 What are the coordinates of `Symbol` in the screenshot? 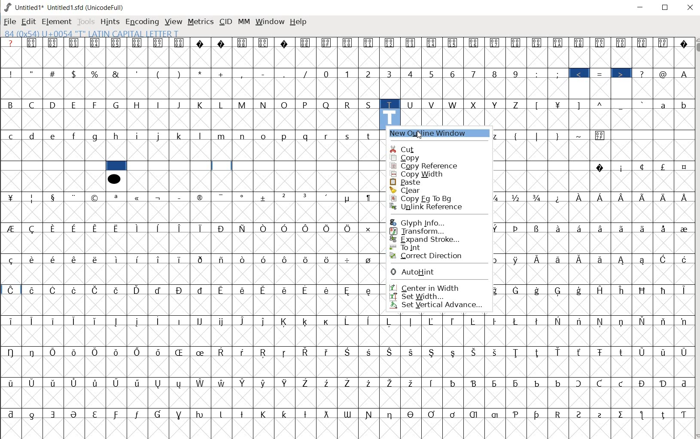 It's located at (159, 383).